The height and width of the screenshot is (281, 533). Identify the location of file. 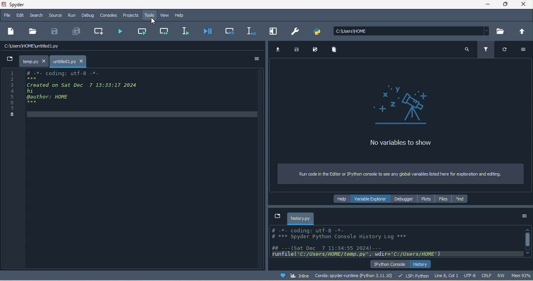
(7, 15).